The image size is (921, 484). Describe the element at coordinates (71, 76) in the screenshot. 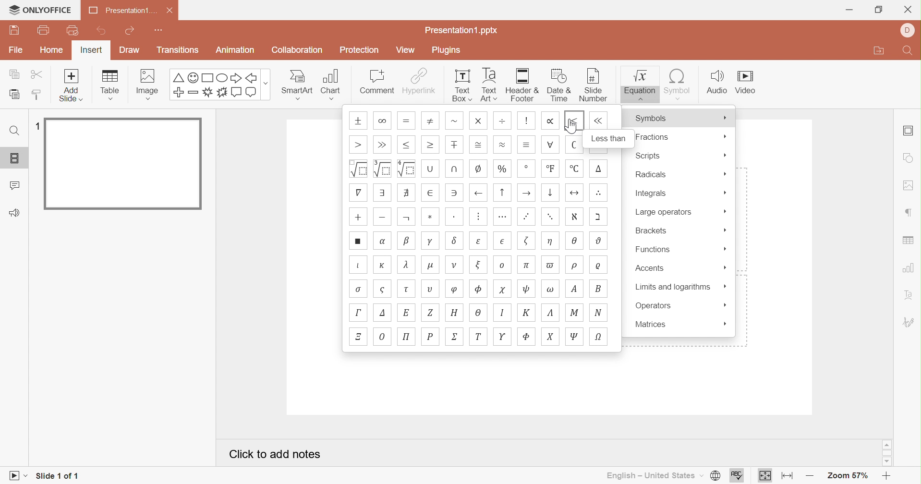

I see `add slide` at that location.